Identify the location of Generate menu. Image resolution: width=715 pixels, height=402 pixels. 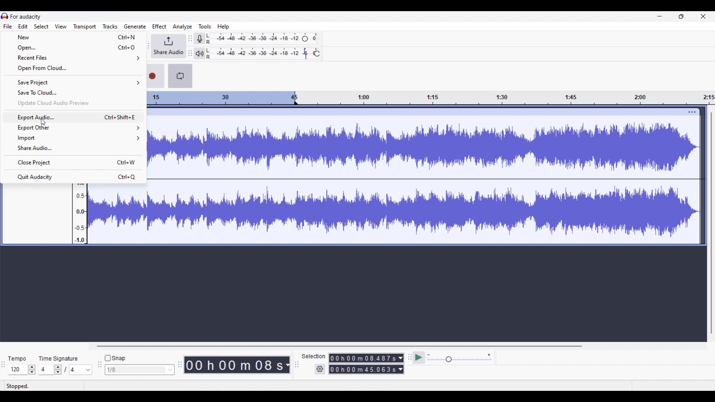
(135, 26).